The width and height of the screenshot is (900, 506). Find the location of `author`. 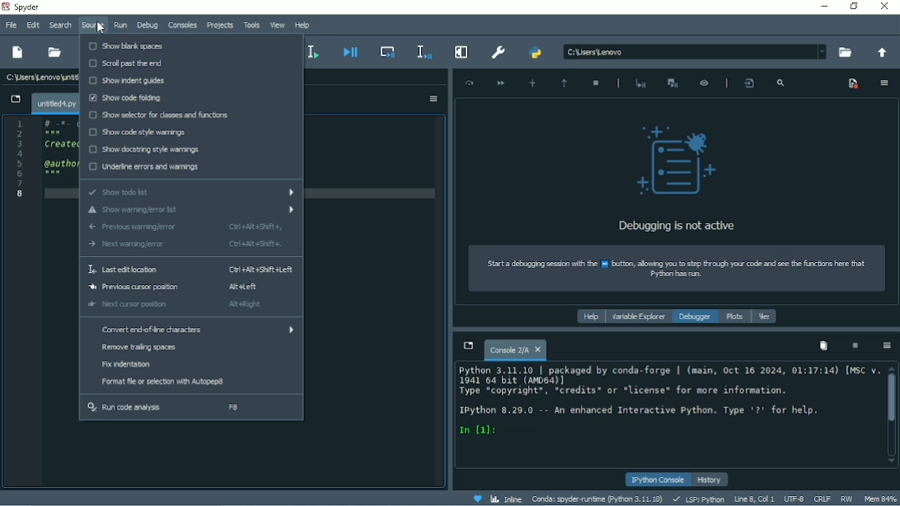

author is located at coordinates (58, 166).